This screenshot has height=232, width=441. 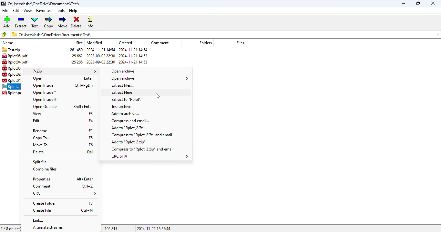 I want to click on copy to, so click(x=41, y=138).